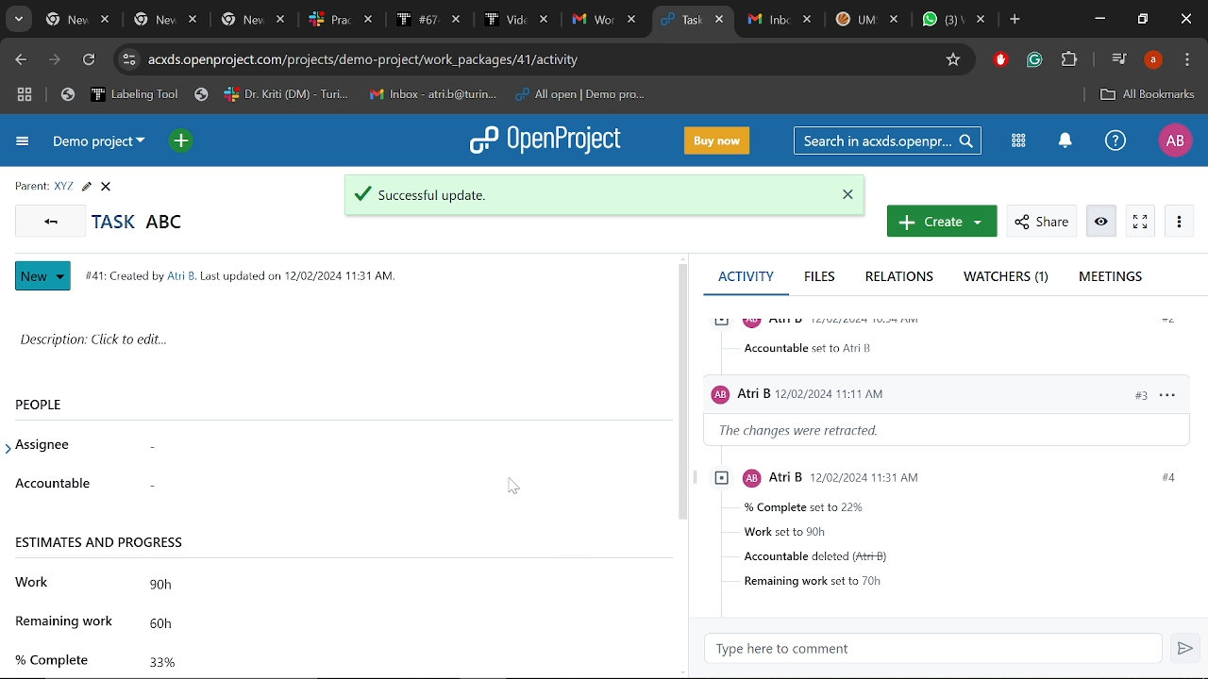  What do you see at coordinates (889, 390) in the screenshot?
I see `Users` at bounding box center [889, 390].